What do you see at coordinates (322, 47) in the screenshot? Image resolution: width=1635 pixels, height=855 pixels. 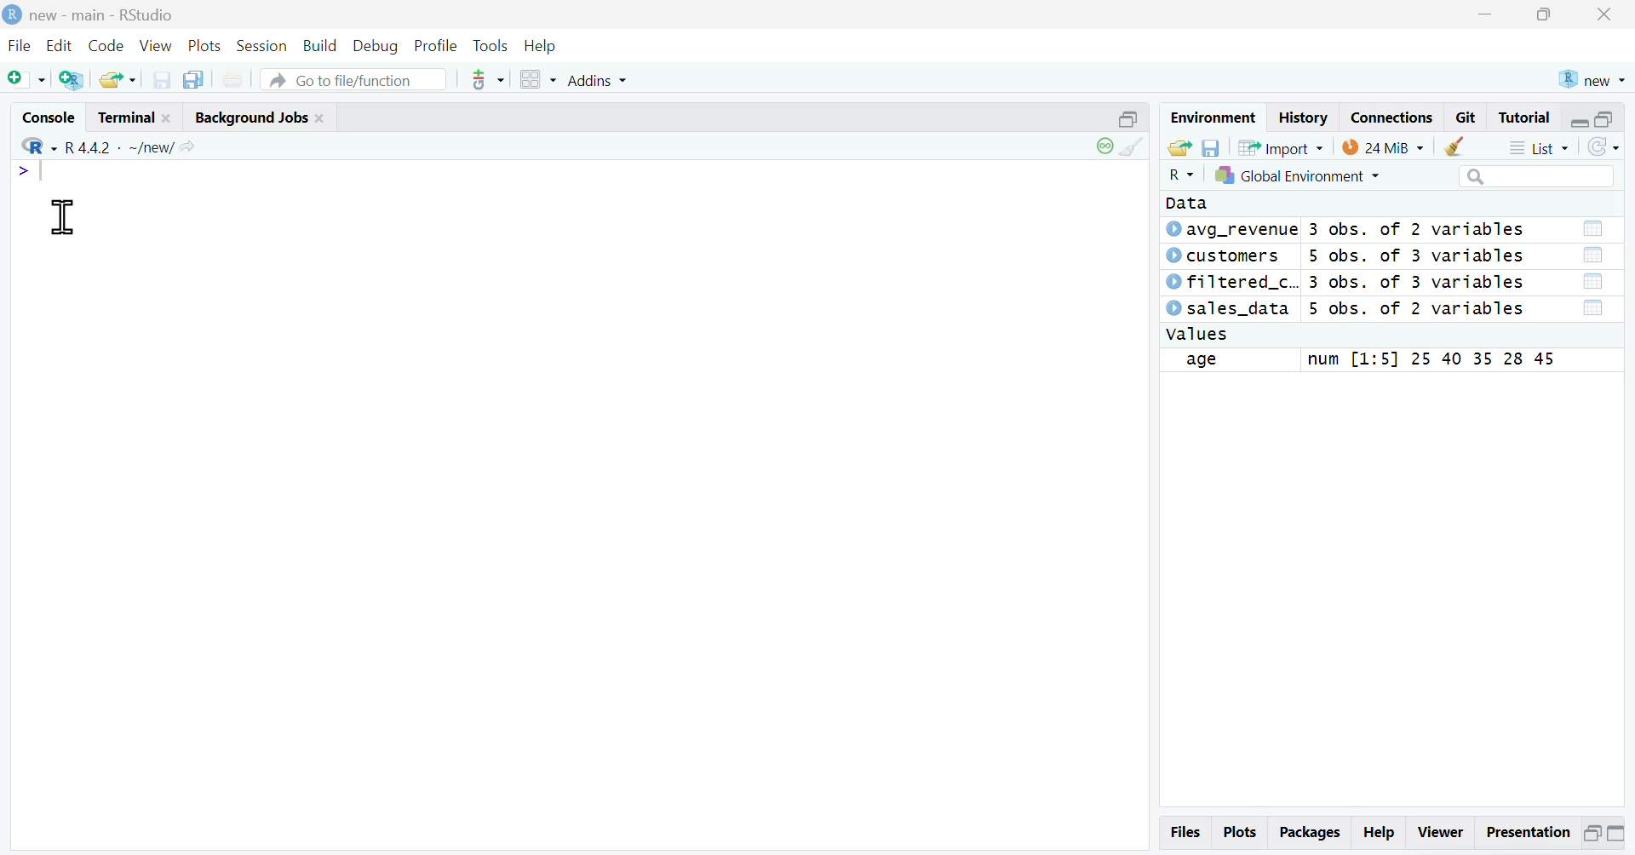 I see `Build` at bounding box center [322, 47].